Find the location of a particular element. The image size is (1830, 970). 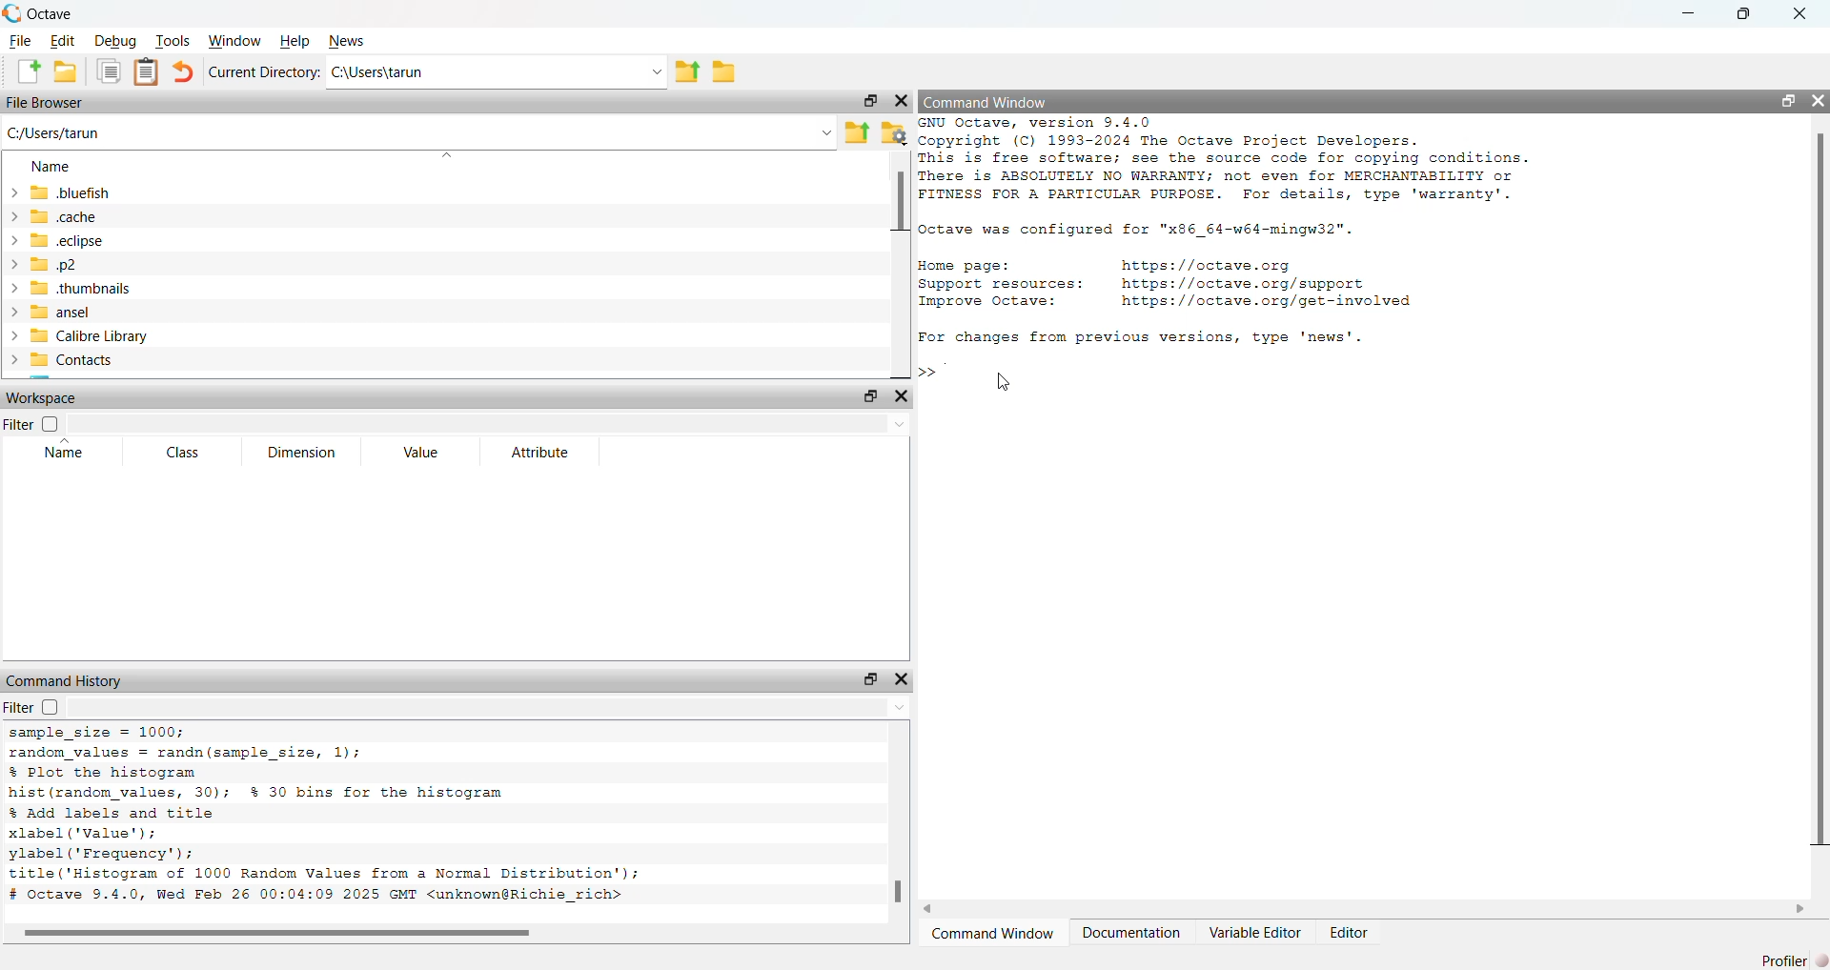

clipboard is located at coordinates (147, 71).